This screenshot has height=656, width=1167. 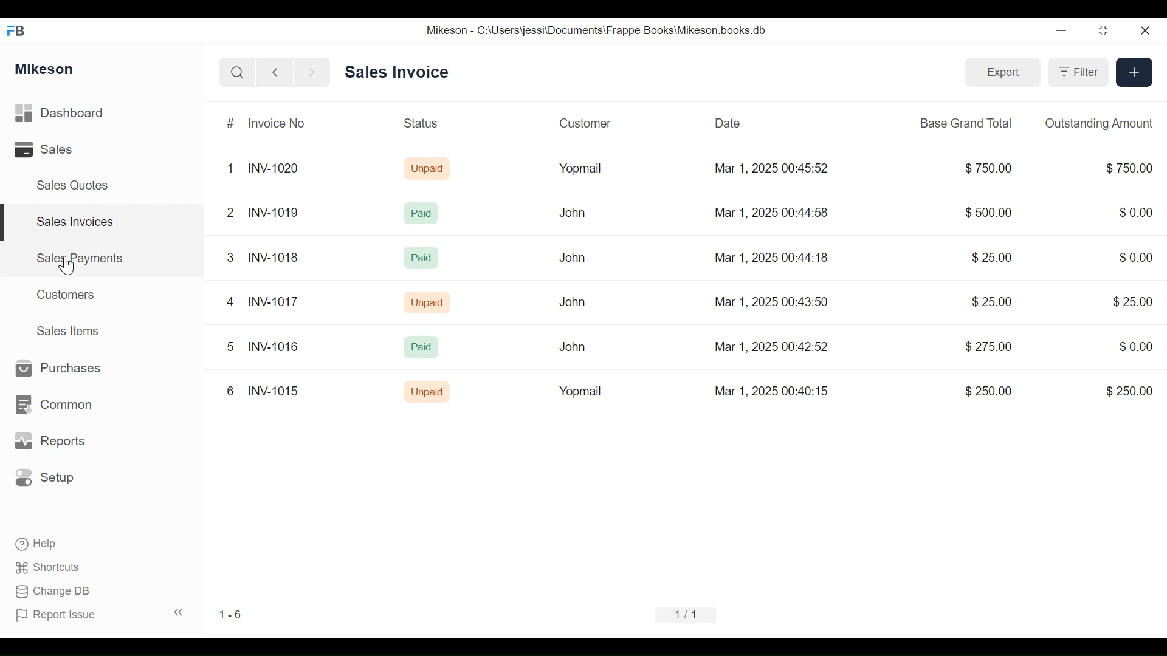 What do you see at coordinates (588, 122) in the screenshot?
I see `Customer` at bounding box center [588, 122].